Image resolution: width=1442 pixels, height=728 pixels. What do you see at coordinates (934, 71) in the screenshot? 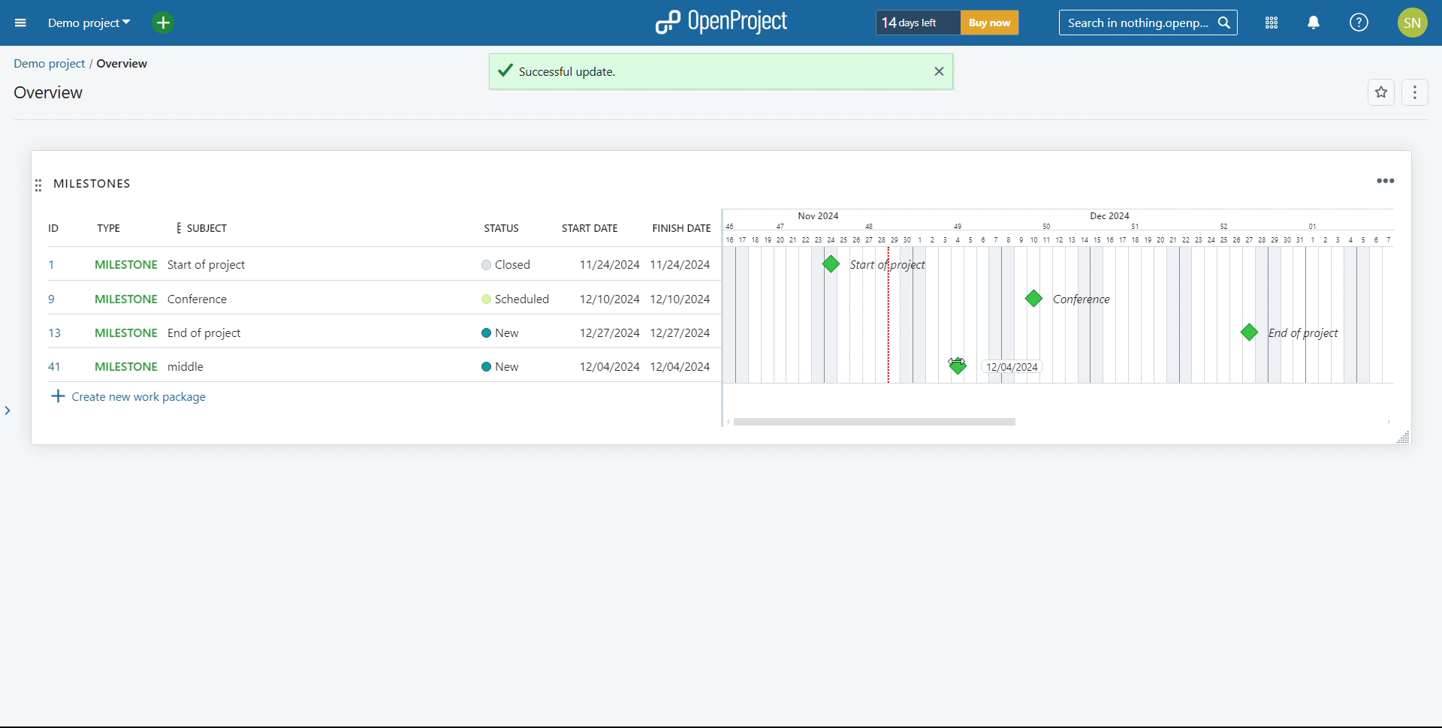
I see `close notification` at bounding box center [934, 71].